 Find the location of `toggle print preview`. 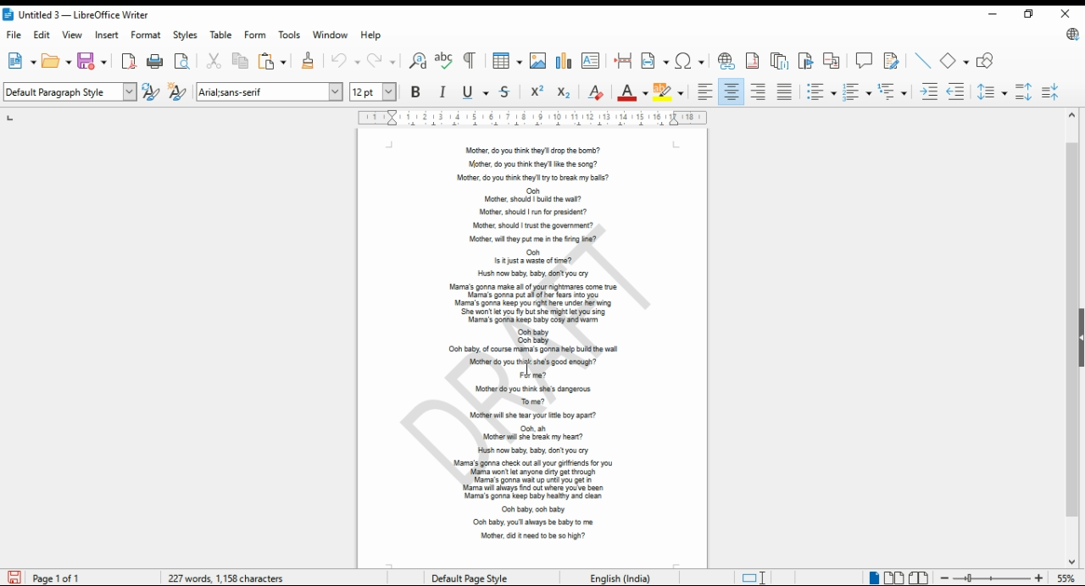

toggle print preview is located at coordinates (184, 61).